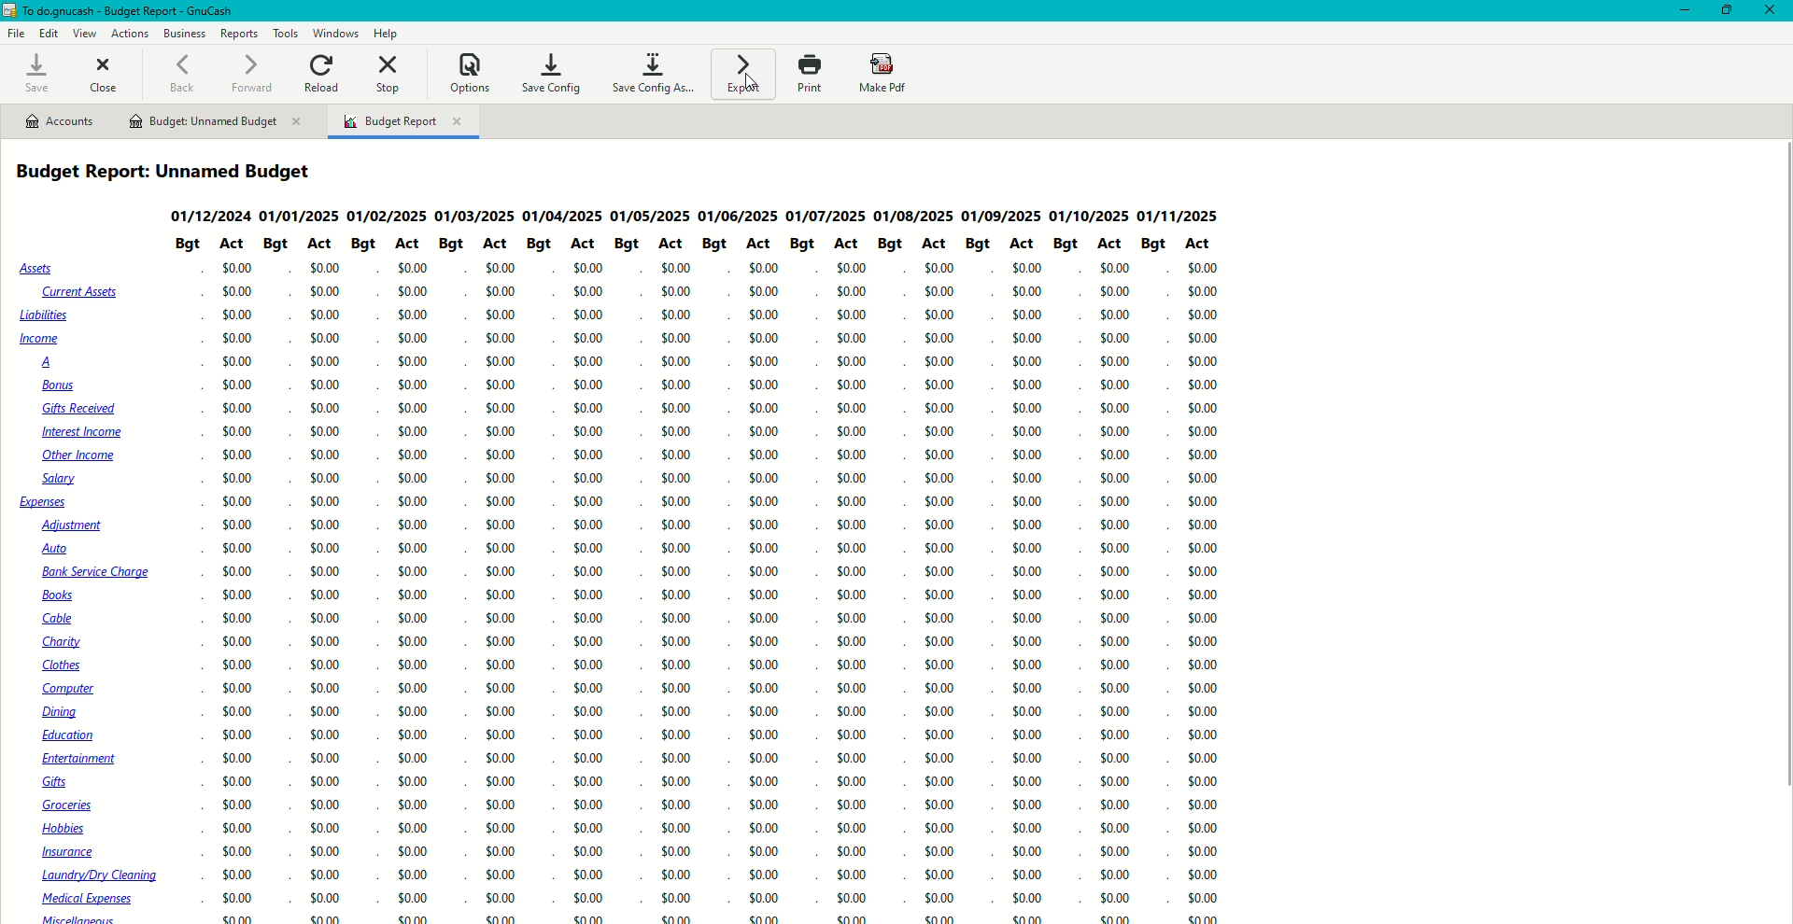 This screenshot has width=1793, height=924. I want to click on Accounts, so click(59, 121).